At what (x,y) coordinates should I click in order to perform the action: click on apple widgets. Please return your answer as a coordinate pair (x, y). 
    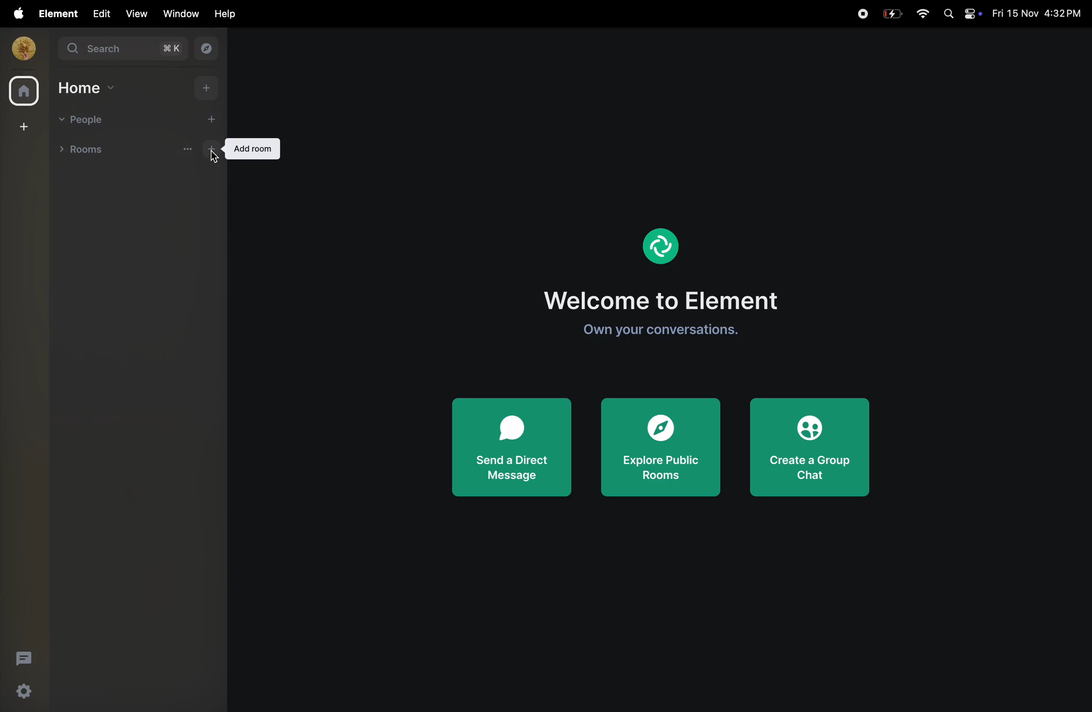
    Looking at the image, I should click on (960, 14).